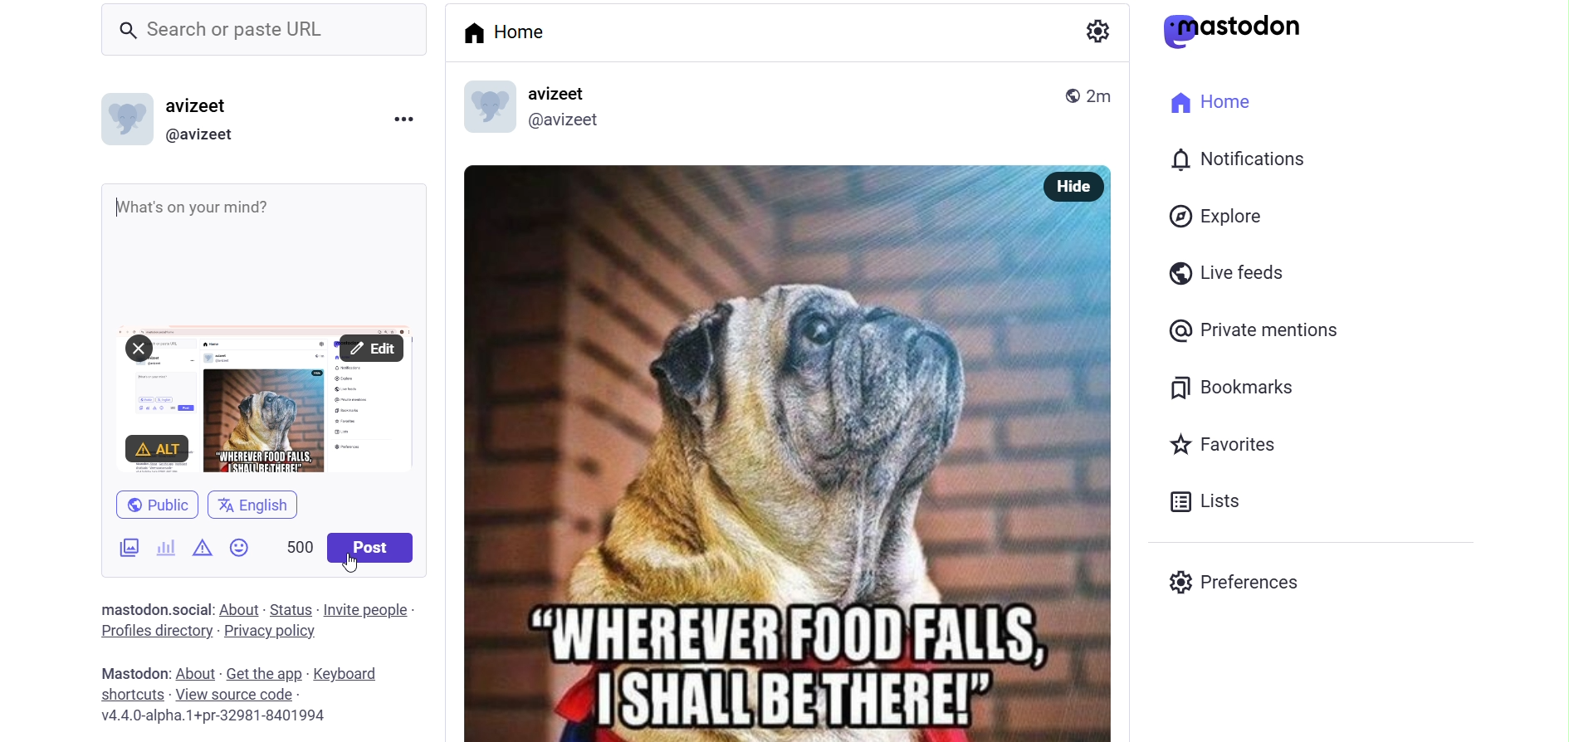  Describe the element at coordinates (1216, 216) in the screenshot. I see `explore` at that location.